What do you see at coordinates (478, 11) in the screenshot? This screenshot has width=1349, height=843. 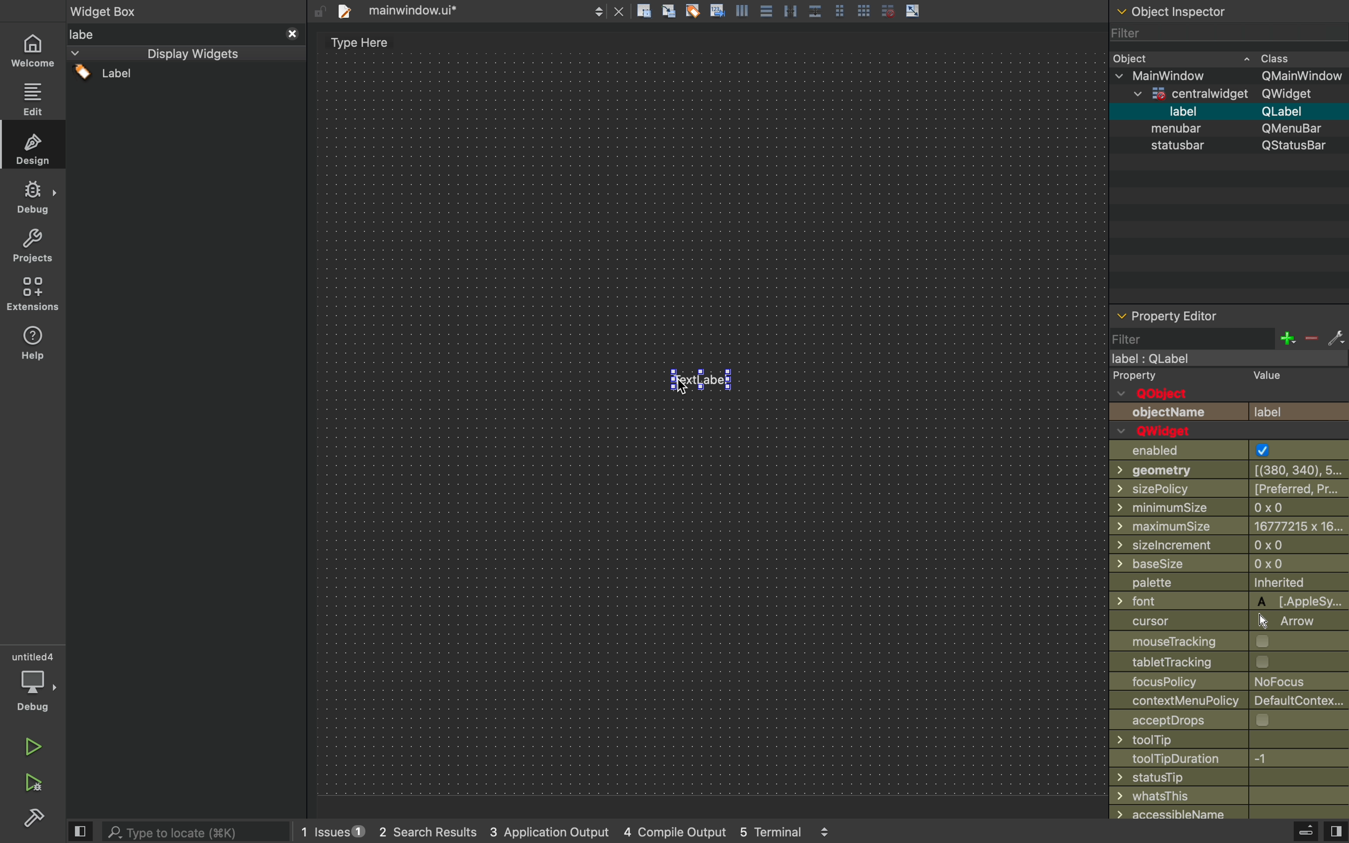 I see `file` at bounding box center [478, 11].